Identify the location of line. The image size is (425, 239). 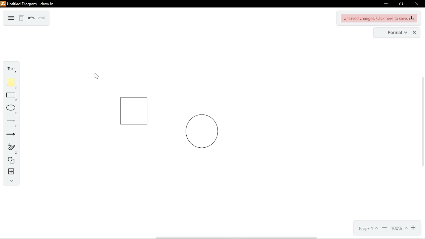
(10, 124).